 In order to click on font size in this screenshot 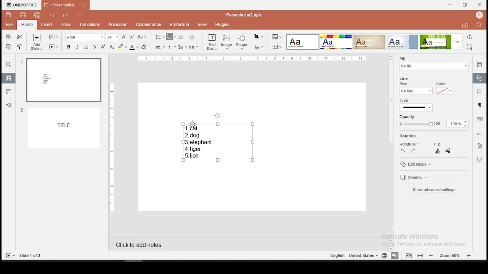, I will do `click(113, 37)`.